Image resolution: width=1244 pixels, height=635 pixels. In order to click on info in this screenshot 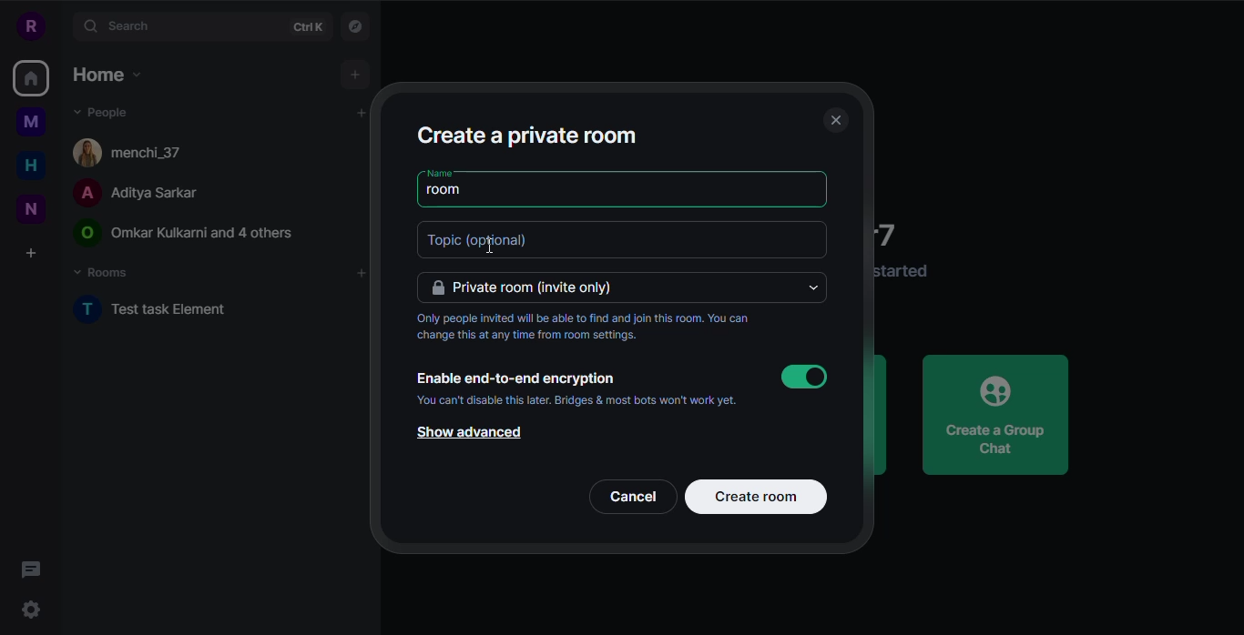, I will do `click(576, 400)`.